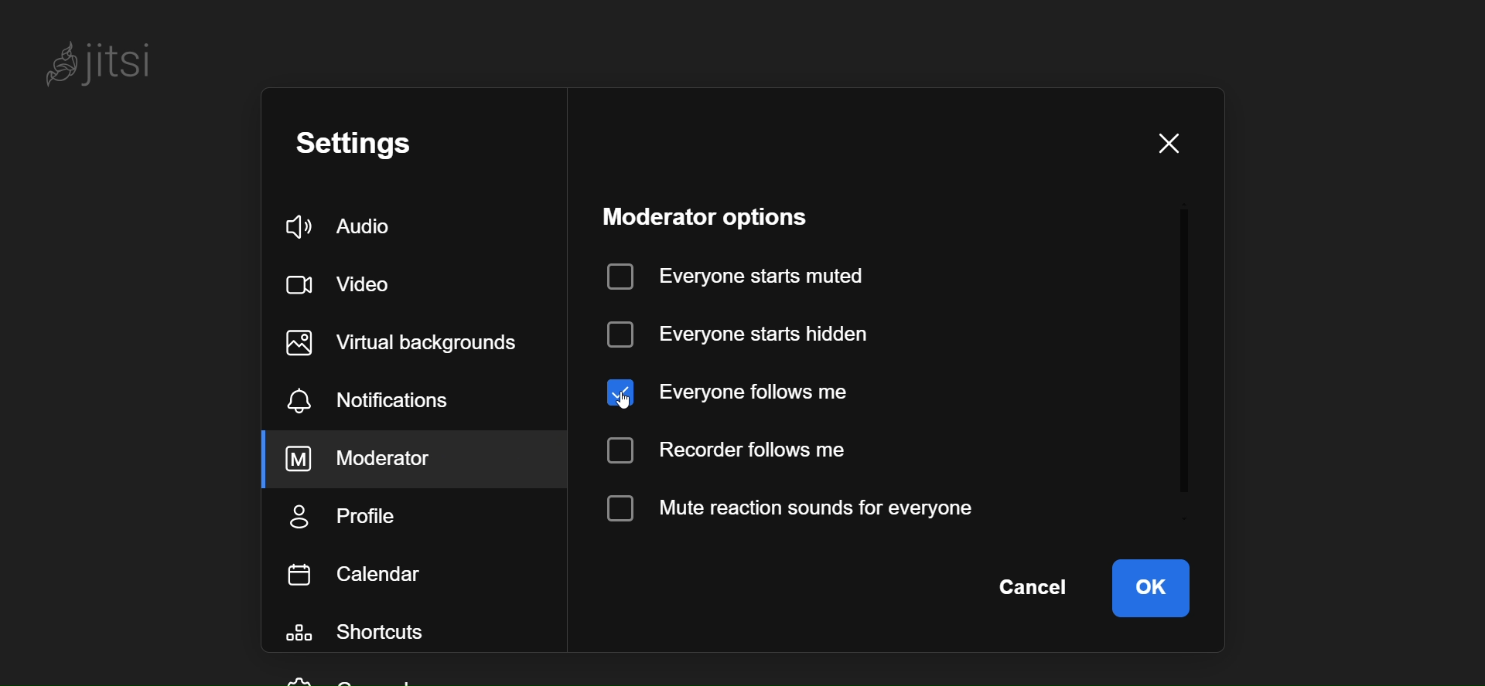 The width and height of the screenshot is (1485, 686). What do you see at coordinates (745, 333) in the screenshot?
I see `everyone stays hidden` at bounding box center [745, 333].